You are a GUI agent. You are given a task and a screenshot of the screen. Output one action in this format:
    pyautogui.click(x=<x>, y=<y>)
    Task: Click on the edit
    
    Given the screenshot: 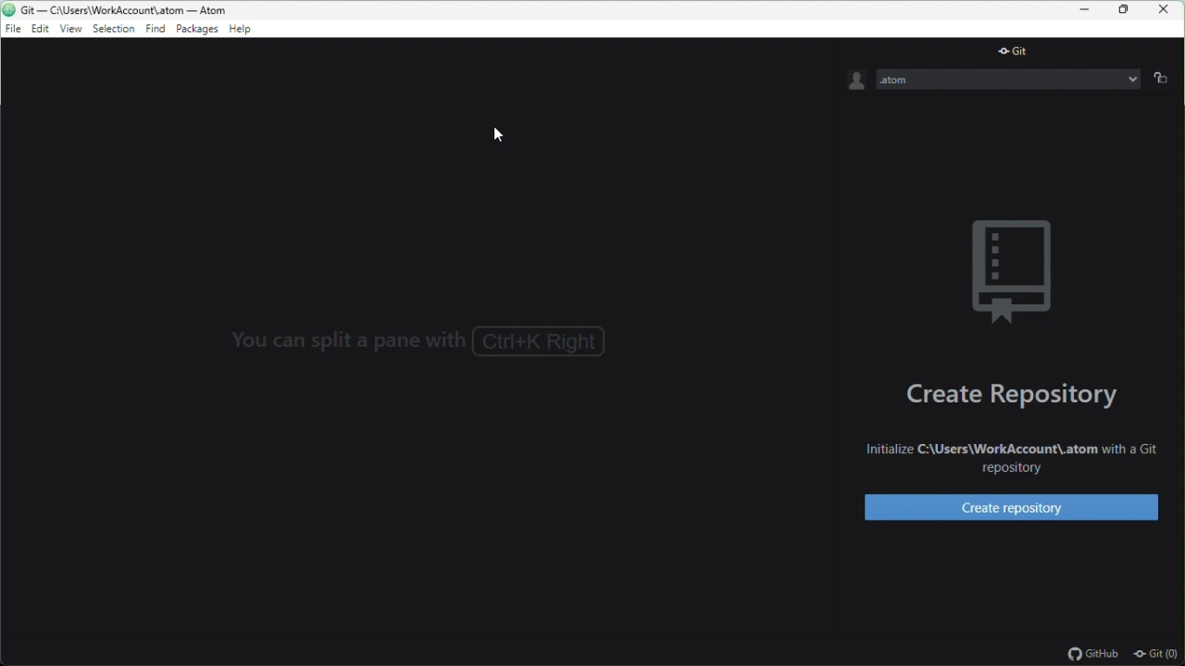 What is the action you would take?
    pyautogui.click(x=43, y=30)
    